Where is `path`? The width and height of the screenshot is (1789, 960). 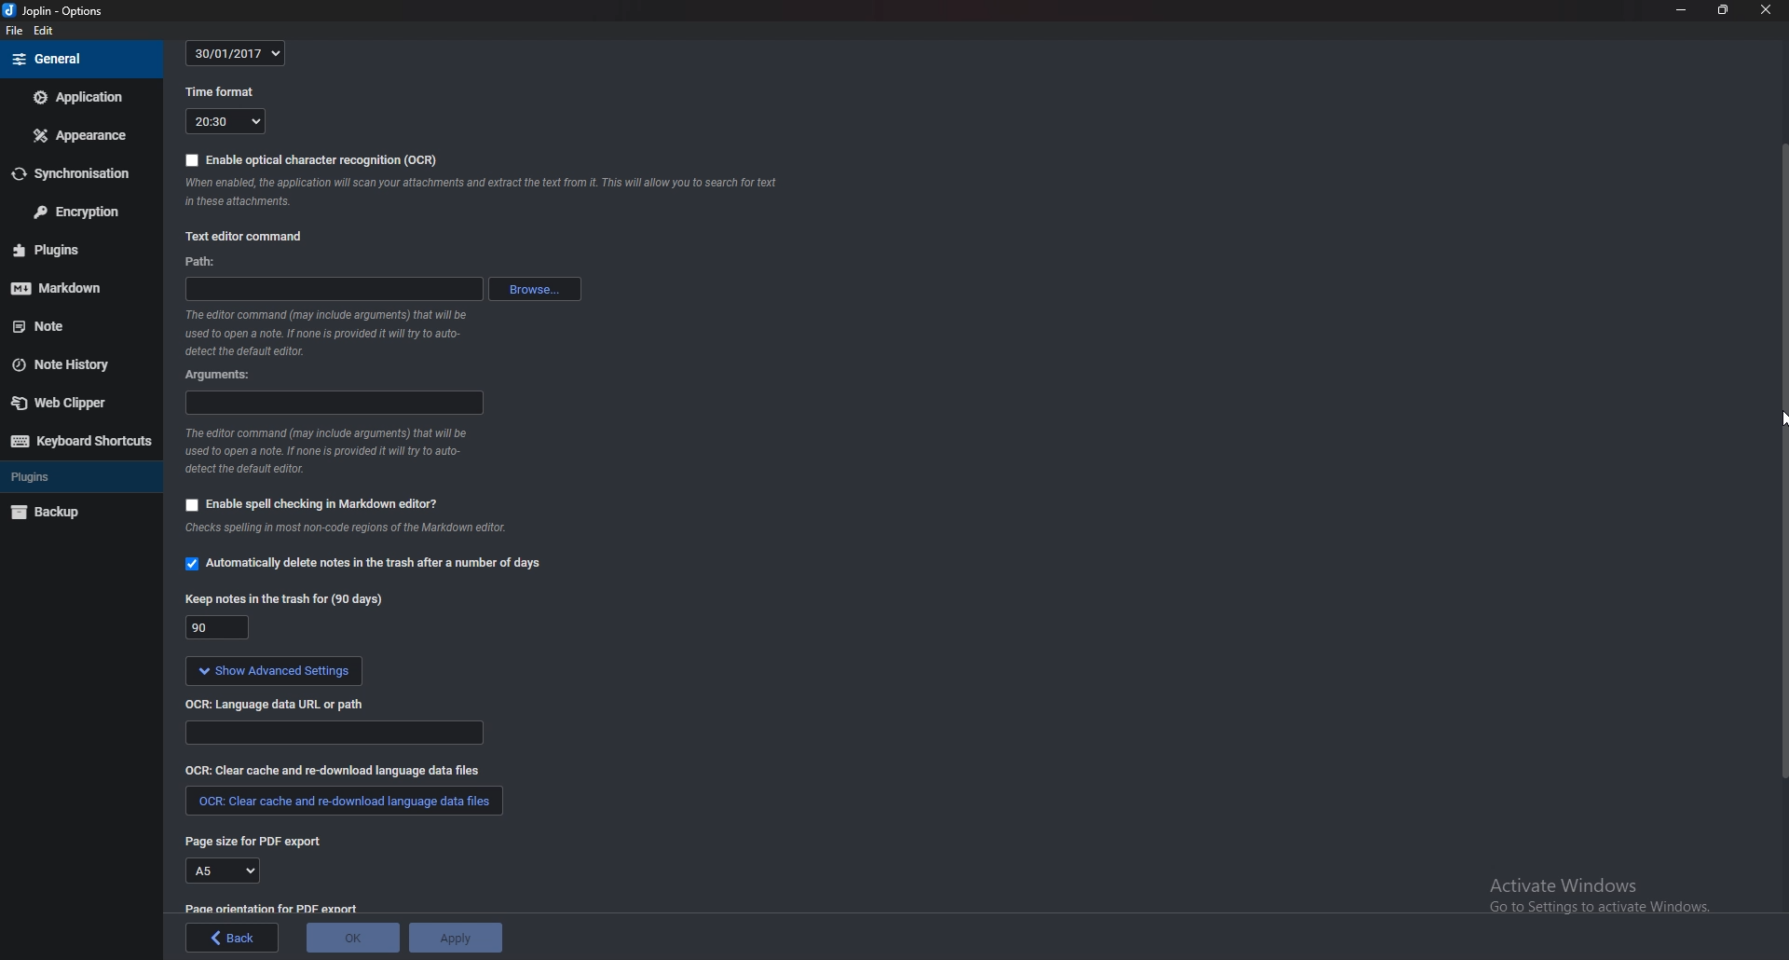 path is located at coordinates (333, 289).